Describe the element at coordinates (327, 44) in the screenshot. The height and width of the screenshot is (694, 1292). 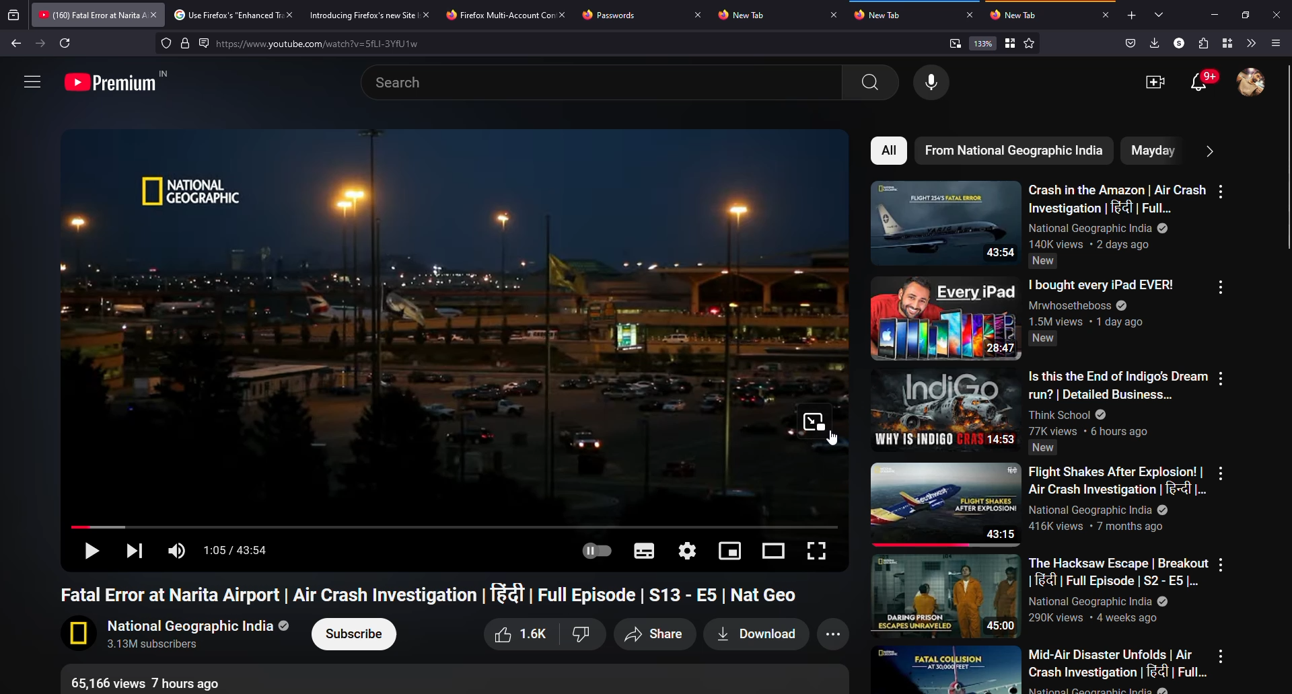
I see `search` at that location.